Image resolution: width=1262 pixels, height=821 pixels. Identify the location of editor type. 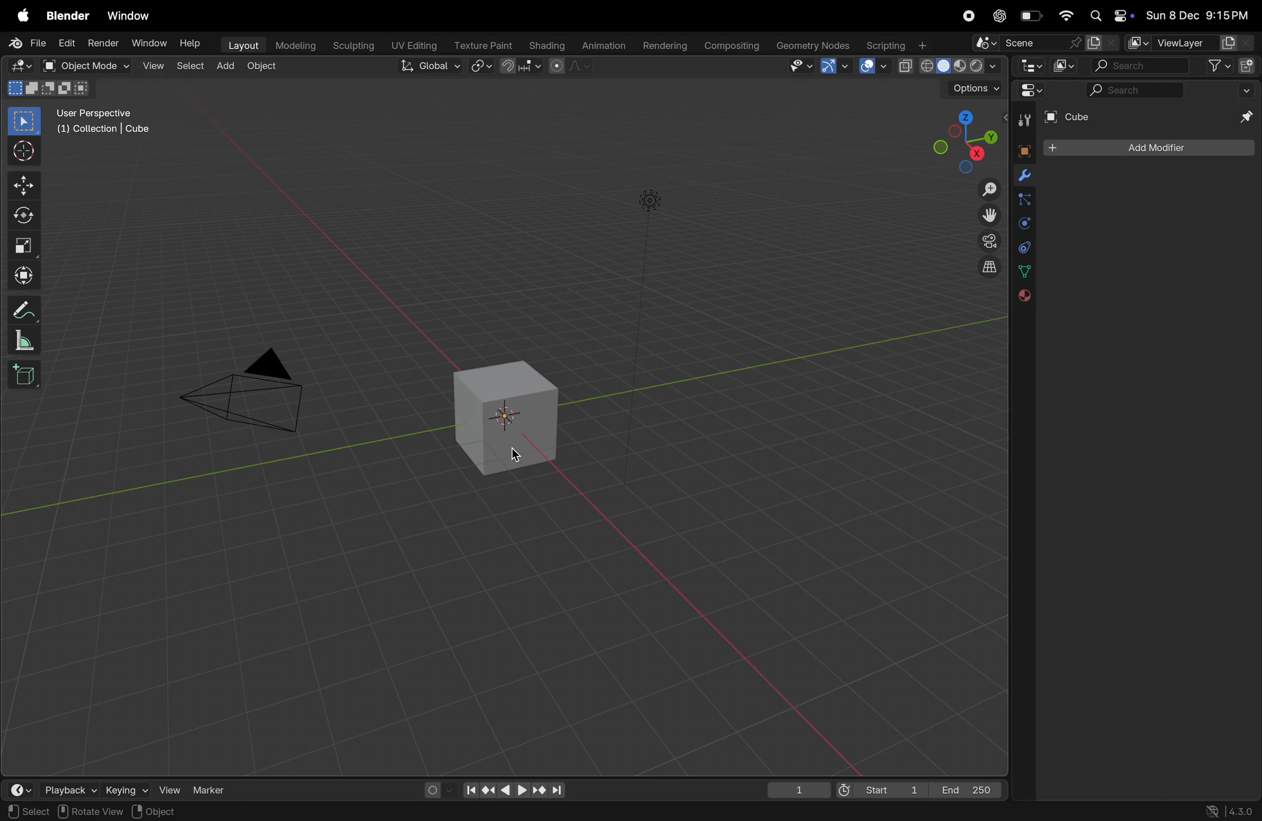
(1028, 66).